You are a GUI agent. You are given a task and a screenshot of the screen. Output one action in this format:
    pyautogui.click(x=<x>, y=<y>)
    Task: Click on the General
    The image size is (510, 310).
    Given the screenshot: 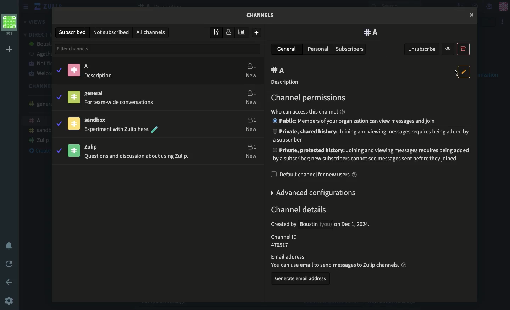 What is the action you would take?
    pyautogui.click(x=112, y=99)
    